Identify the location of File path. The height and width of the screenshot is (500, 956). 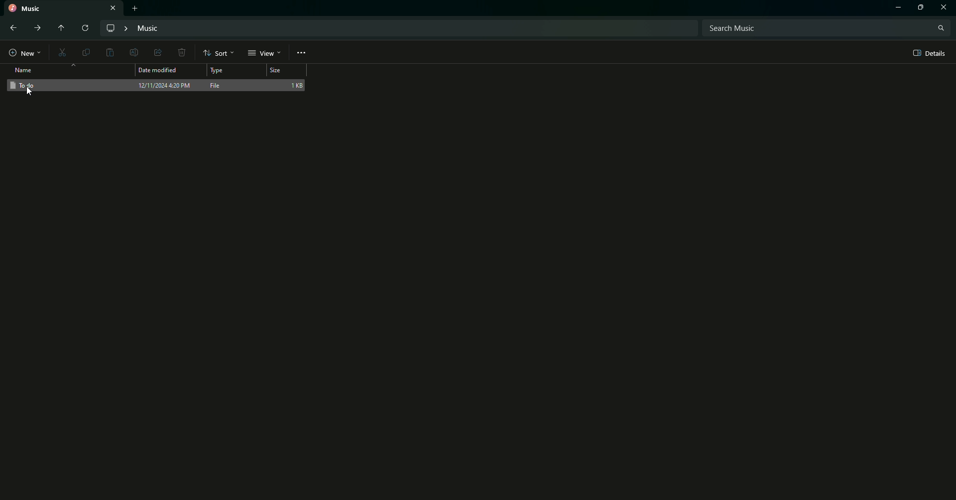
(397, 28).